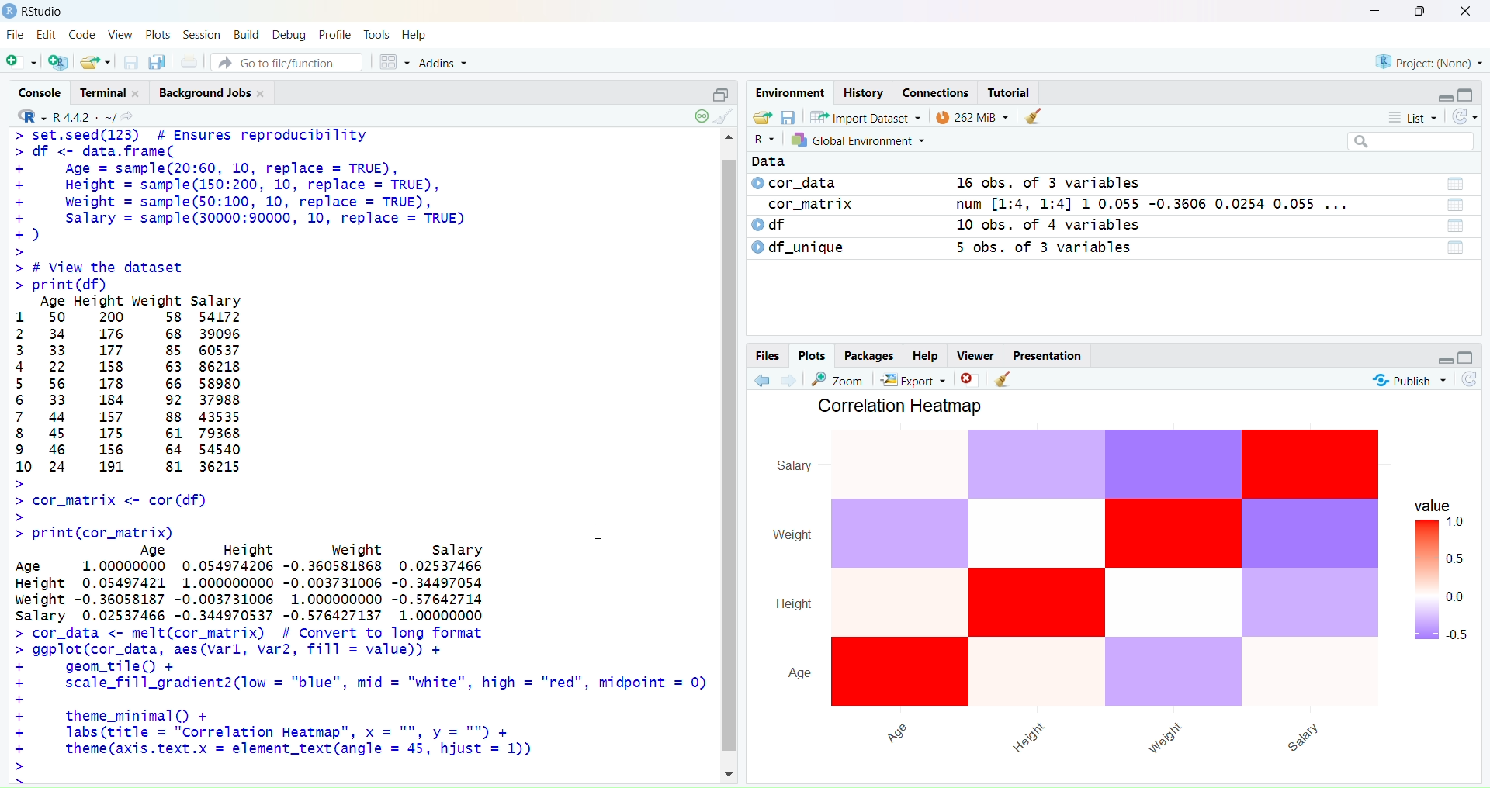  What do you see at coordinates (214, 94) in the screenshot?
I see `Background jobs` at bounding box center [214, 94].